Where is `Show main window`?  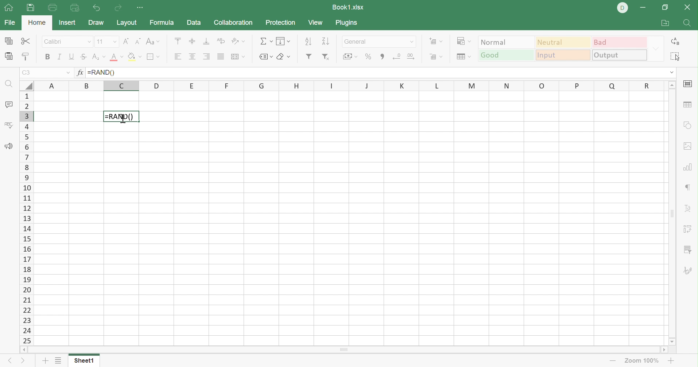 Show main window is located at coordinates (8, 7).